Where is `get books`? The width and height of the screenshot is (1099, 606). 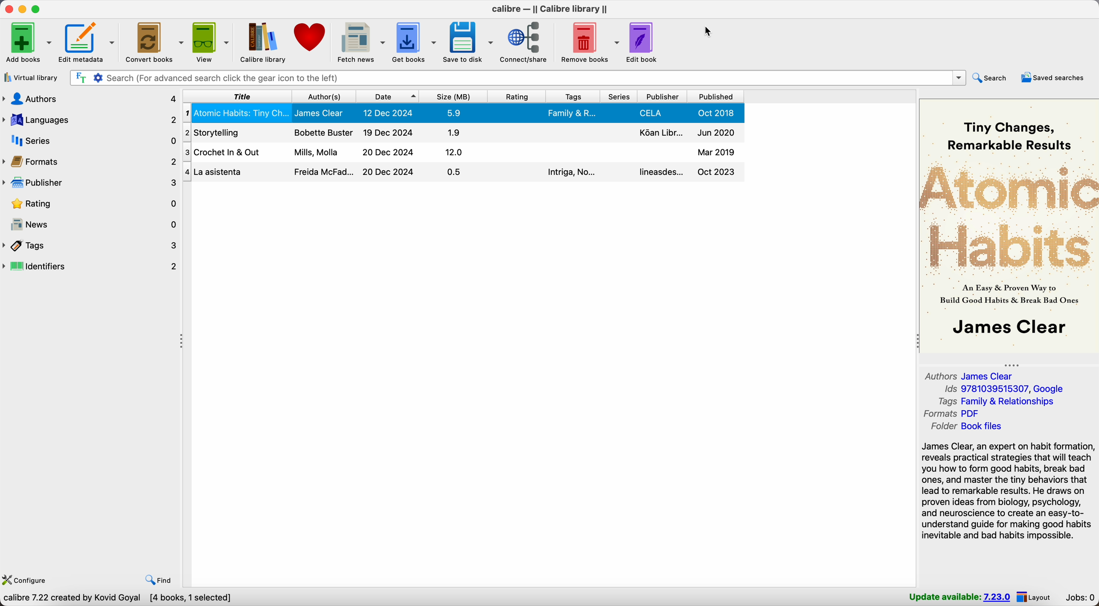 get books is located at coordinates (414, 42).